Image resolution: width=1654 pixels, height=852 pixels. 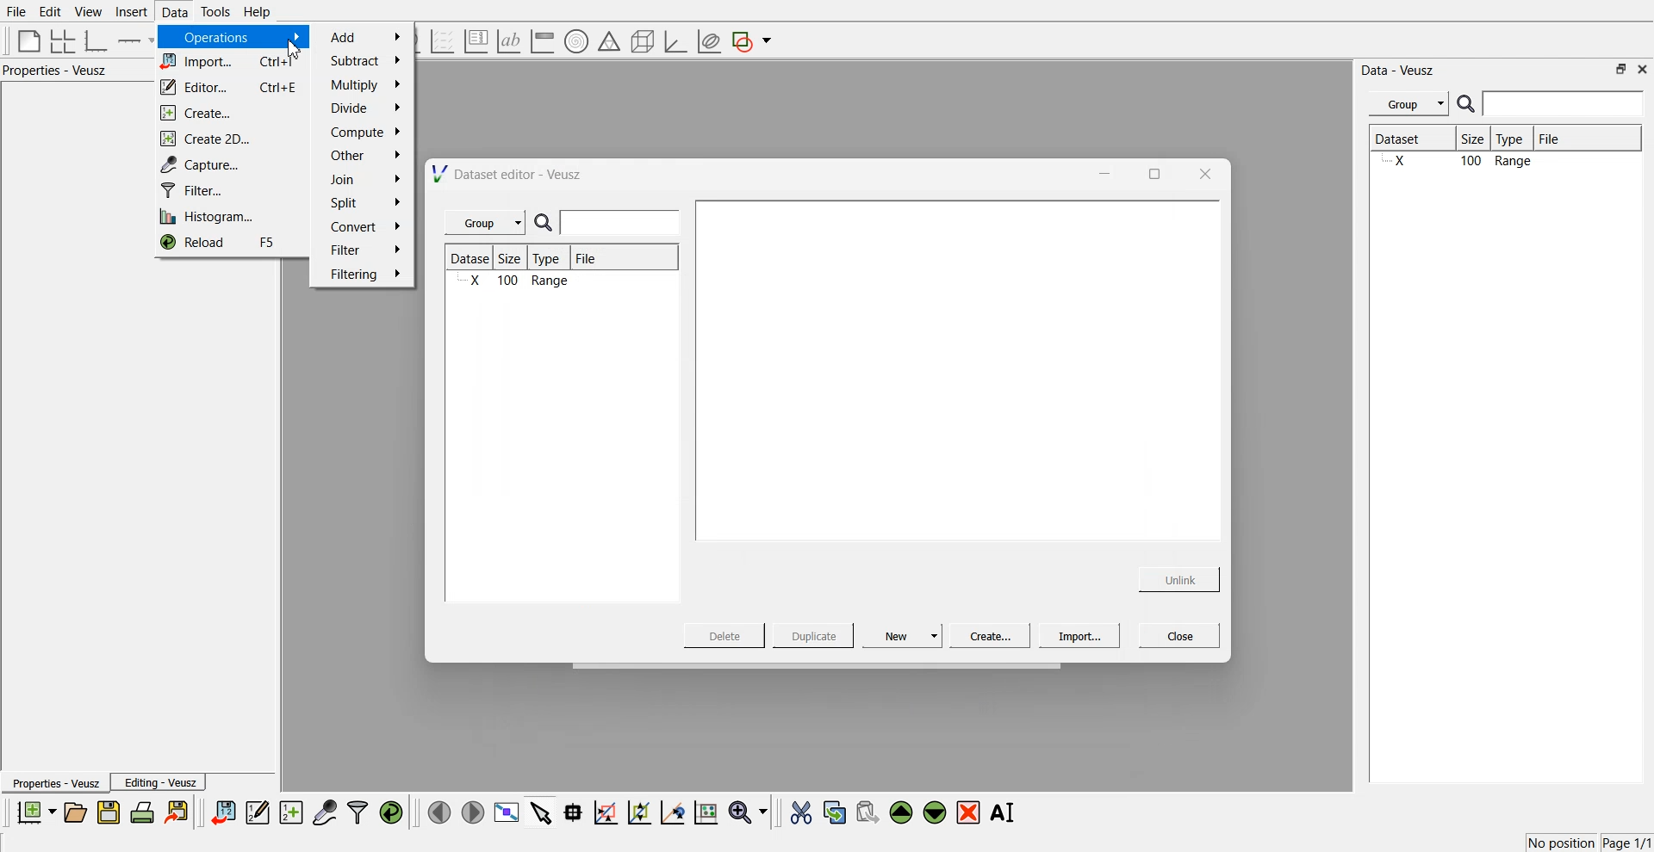 I want to click on Data, so click(x=173, y=12).